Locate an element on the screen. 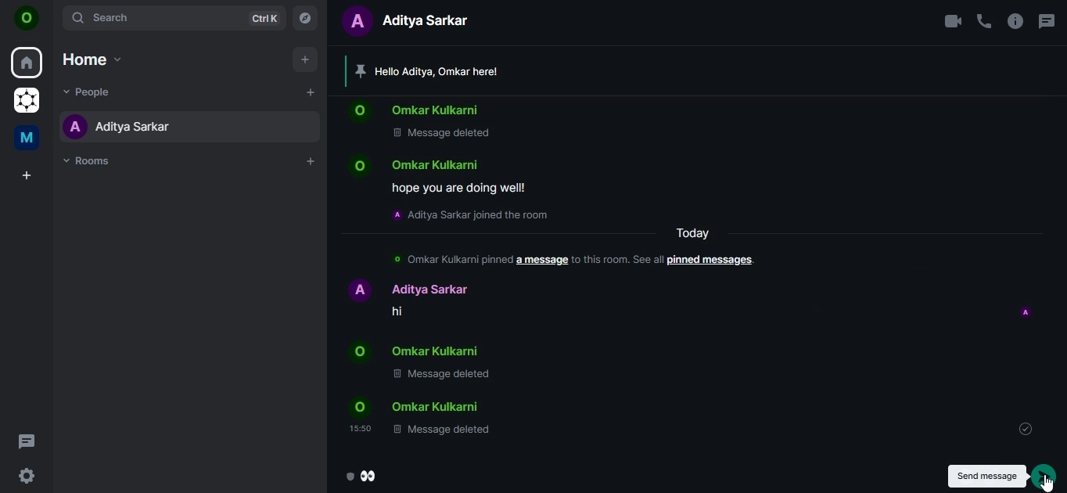 The image size is (1067, 493). on is located at coordinates (30, 19).